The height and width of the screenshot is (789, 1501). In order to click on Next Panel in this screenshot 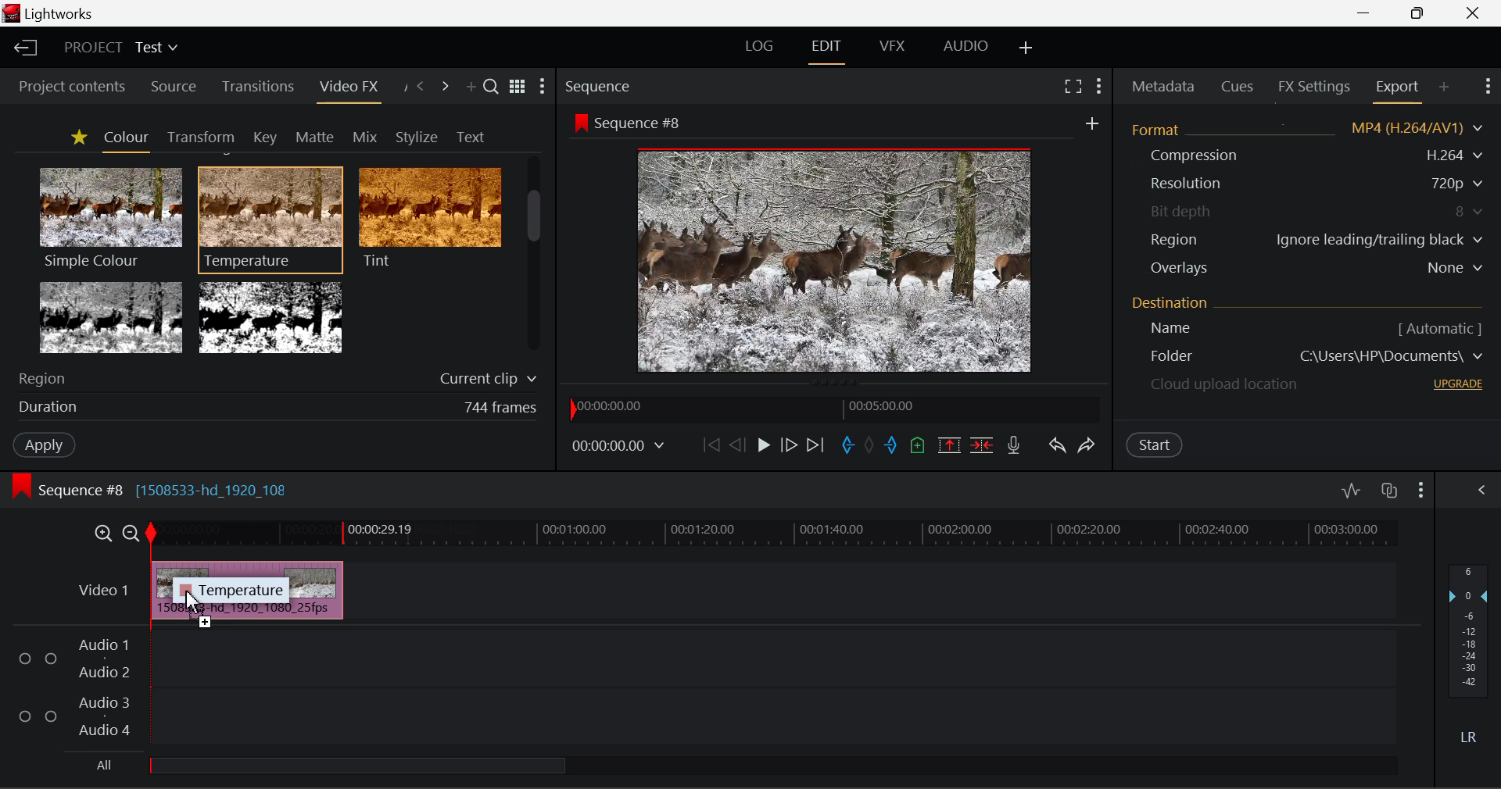, I will do `click(445, 85)`.